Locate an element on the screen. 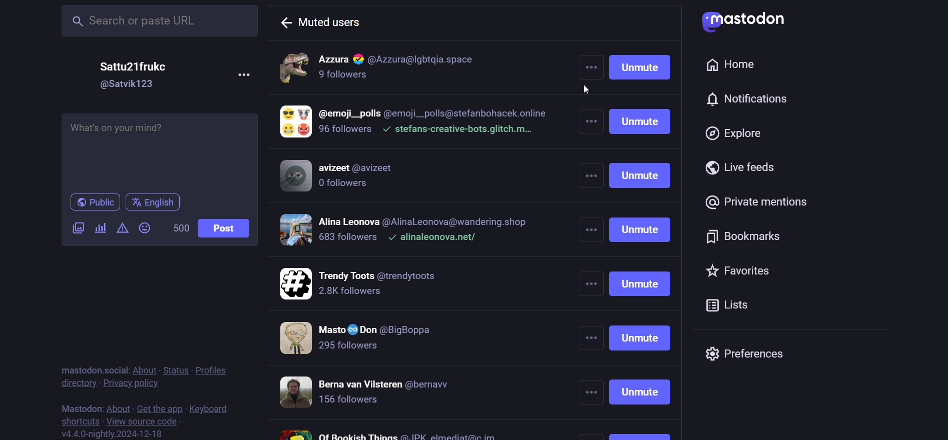 The height and width of the screenshot is (440, 948). status is located at coordinates (175, 370).